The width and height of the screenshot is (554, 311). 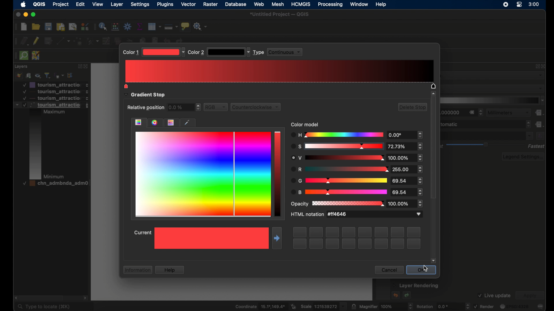 I want to click on open field calculator, so click(x=115, y=26).